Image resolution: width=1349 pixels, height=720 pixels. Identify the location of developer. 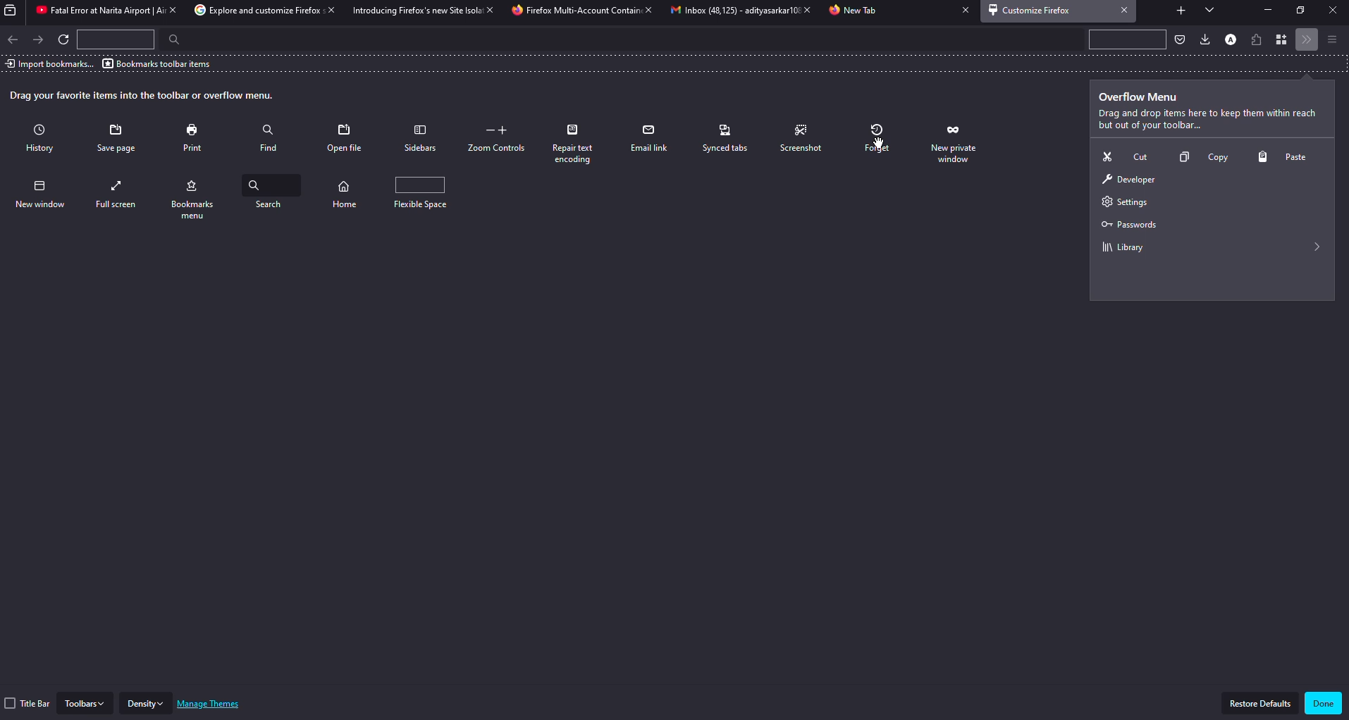
(1128, 180).